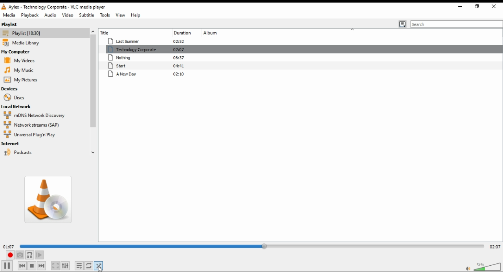  What do you see at coordinates (36, 134) in the screenshot?
I see `universal plug 'n play` at bounding box center [36, 134].